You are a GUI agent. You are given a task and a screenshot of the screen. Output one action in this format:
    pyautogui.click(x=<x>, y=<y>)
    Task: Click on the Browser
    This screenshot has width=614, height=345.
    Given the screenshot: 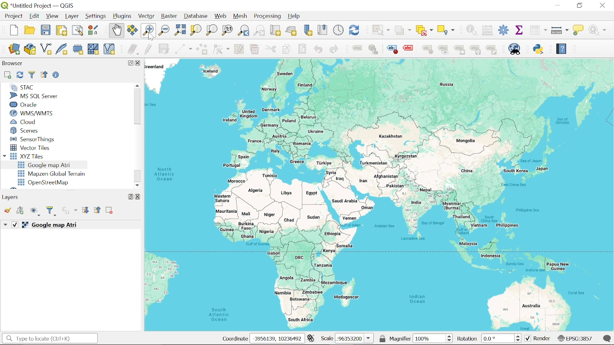 What is the action you would take?
    pyautogui.click(x=12, y=64)
    